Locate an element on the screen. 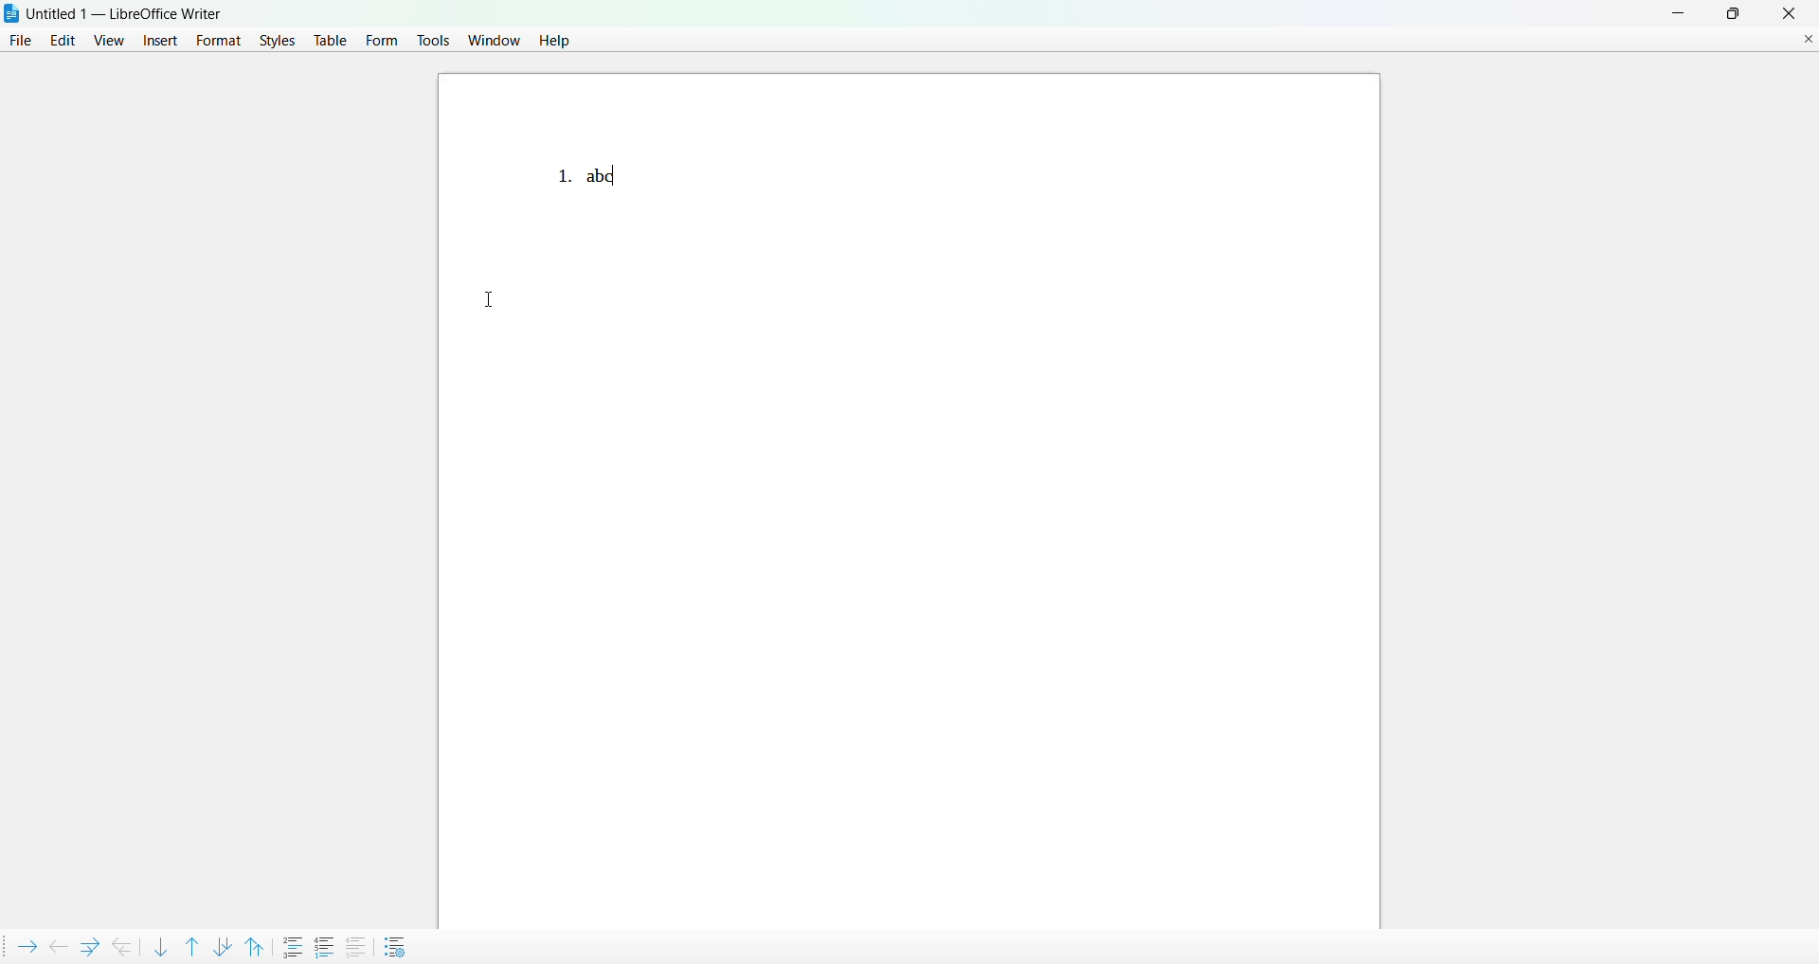 This screenshot has width=1819, height=964. add to list is located at coordinates (355, 946).